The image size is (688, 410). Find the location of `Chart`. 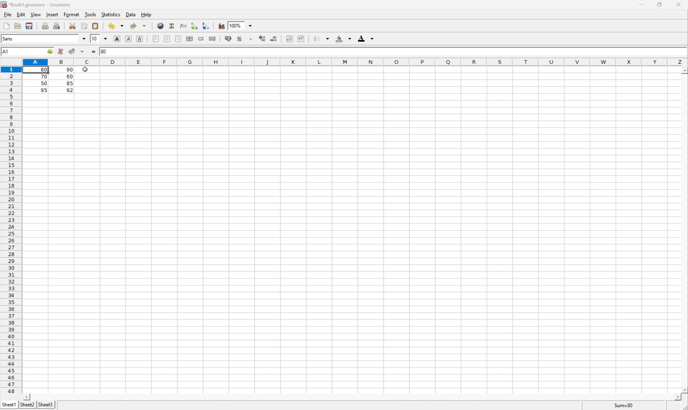

Chart is located at coordinates (220, 26).